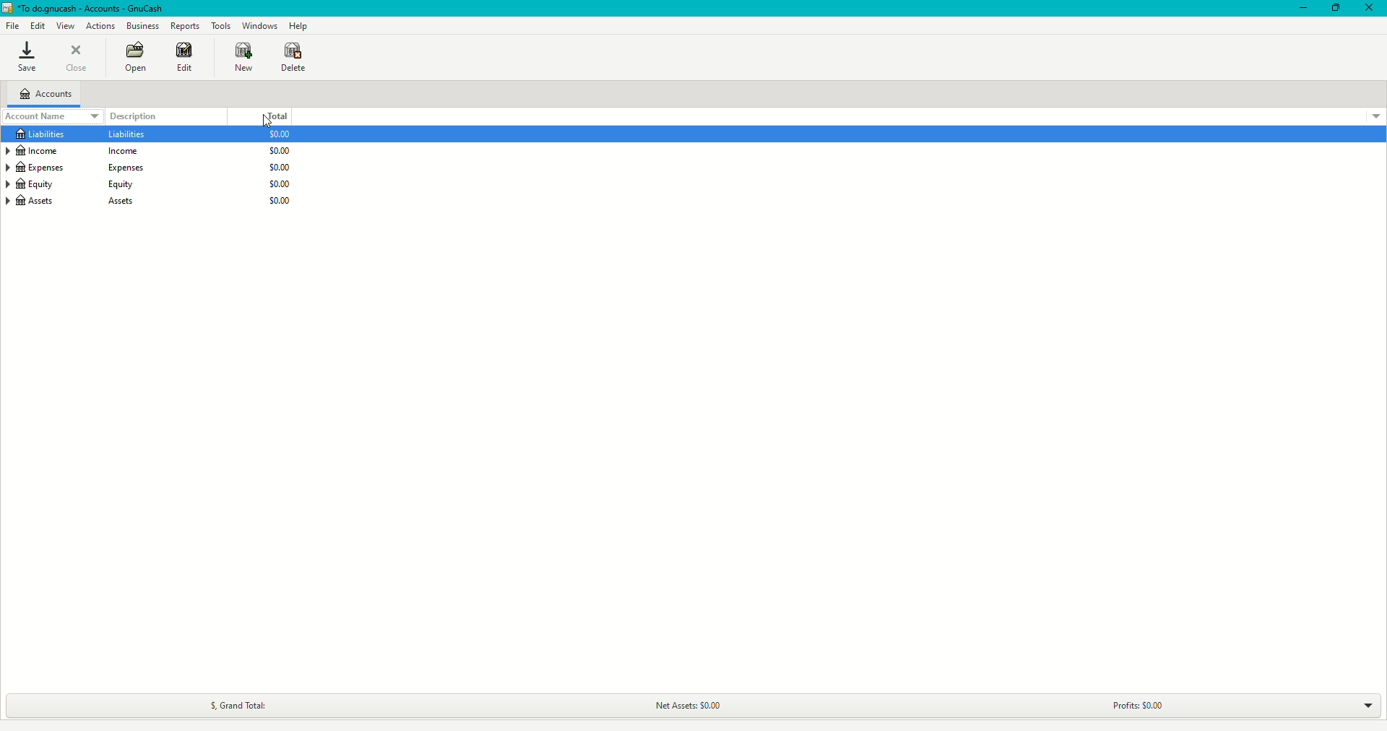 Image resolution: width=1387 pixels, height=731 pixels. What do you see at coordinates (30, 58) in the screenshot?
I see `Save` at bounding box center [30, 58].